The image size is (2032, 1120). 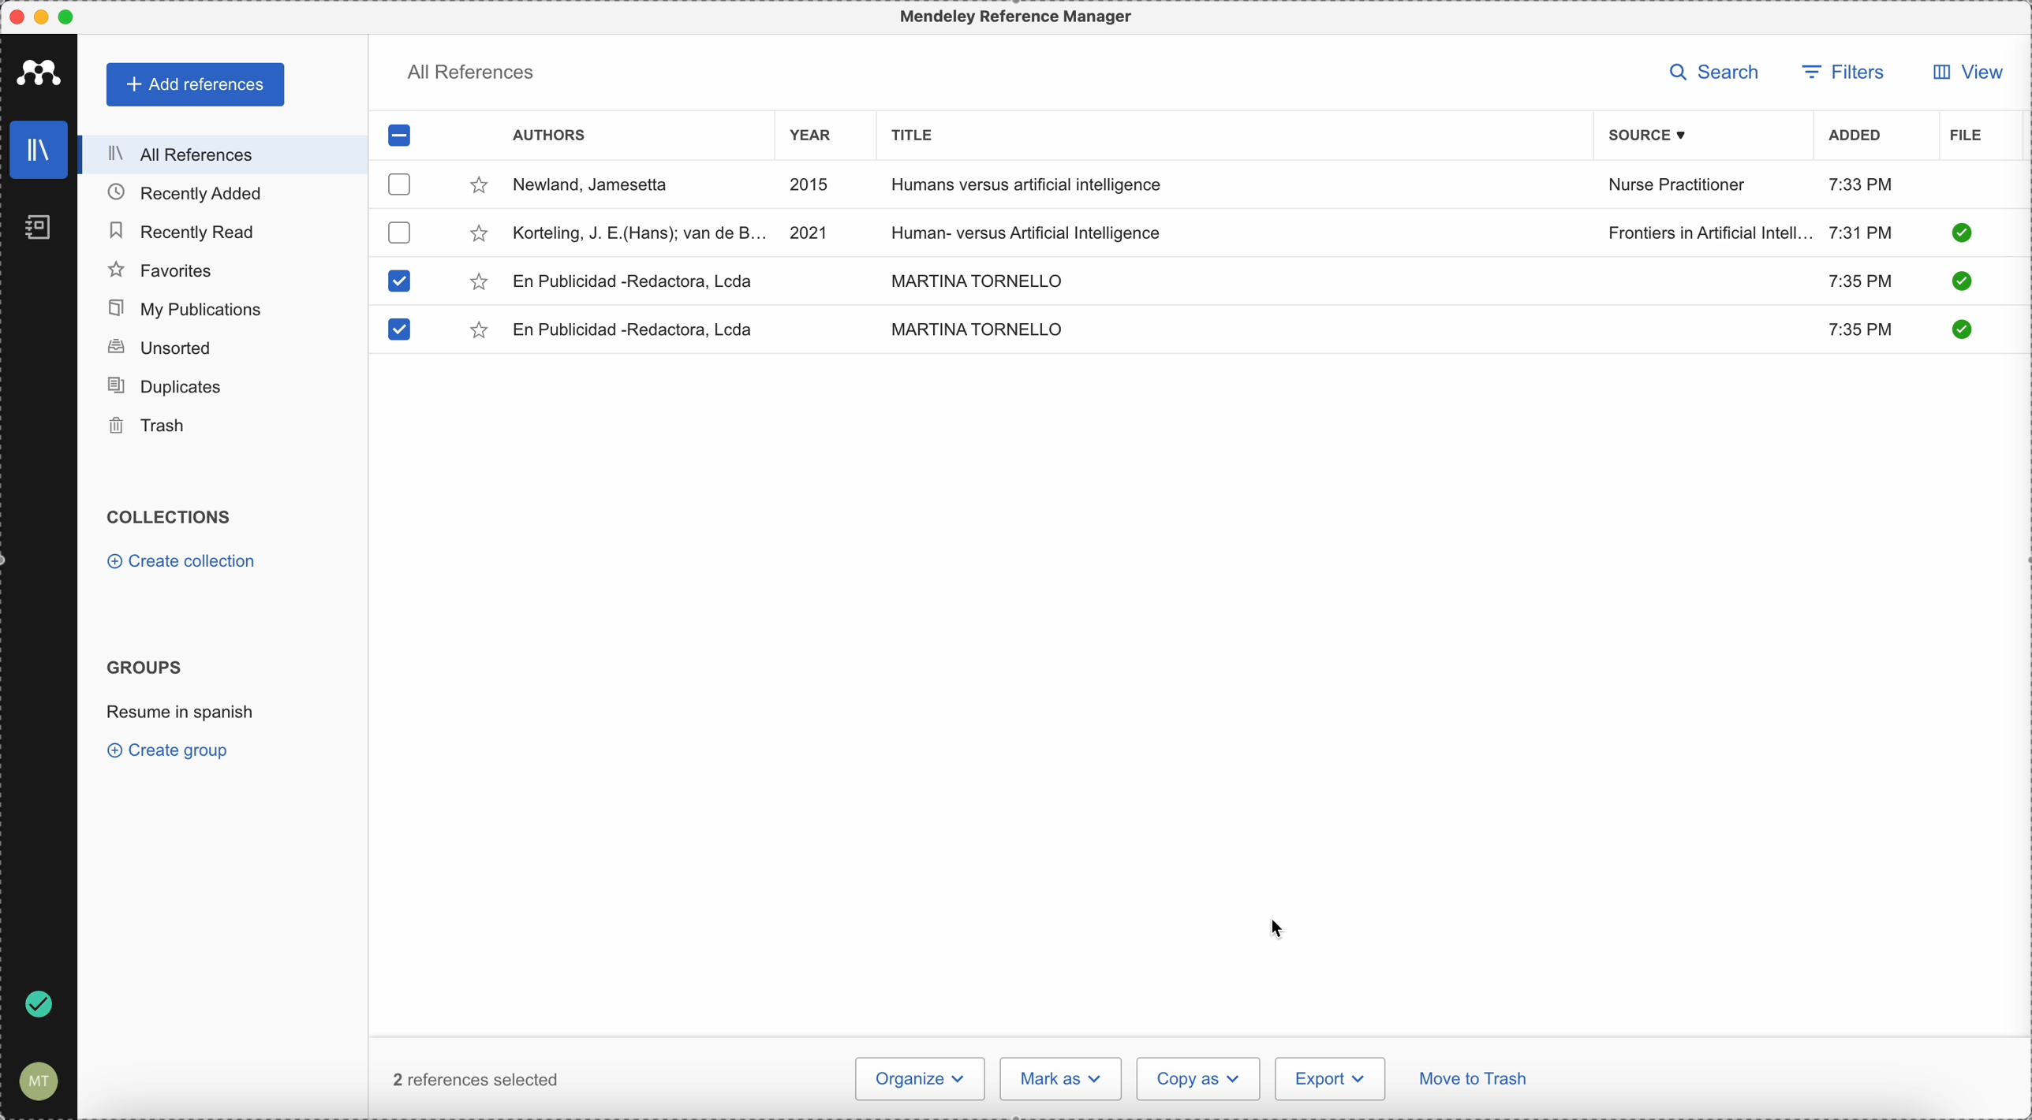 I want to click on checkbox, so click(x=402, y=184).